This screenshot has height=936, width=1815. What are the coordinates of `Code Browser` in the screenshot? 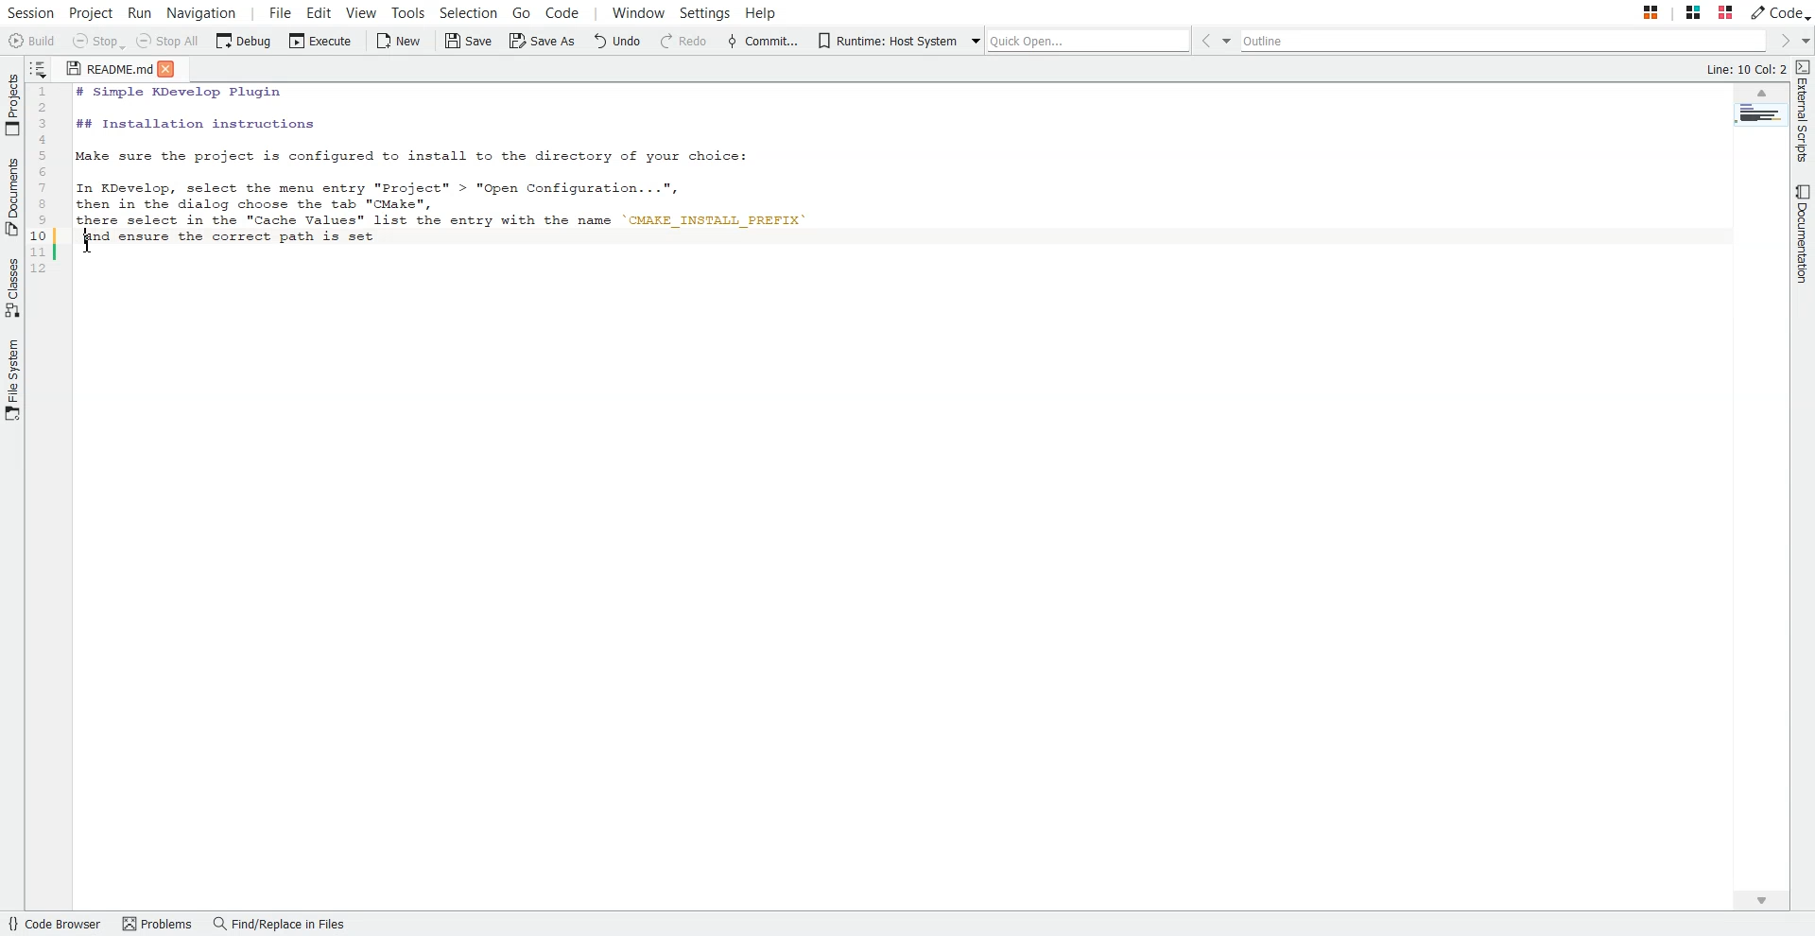 It's located at (55, 924).